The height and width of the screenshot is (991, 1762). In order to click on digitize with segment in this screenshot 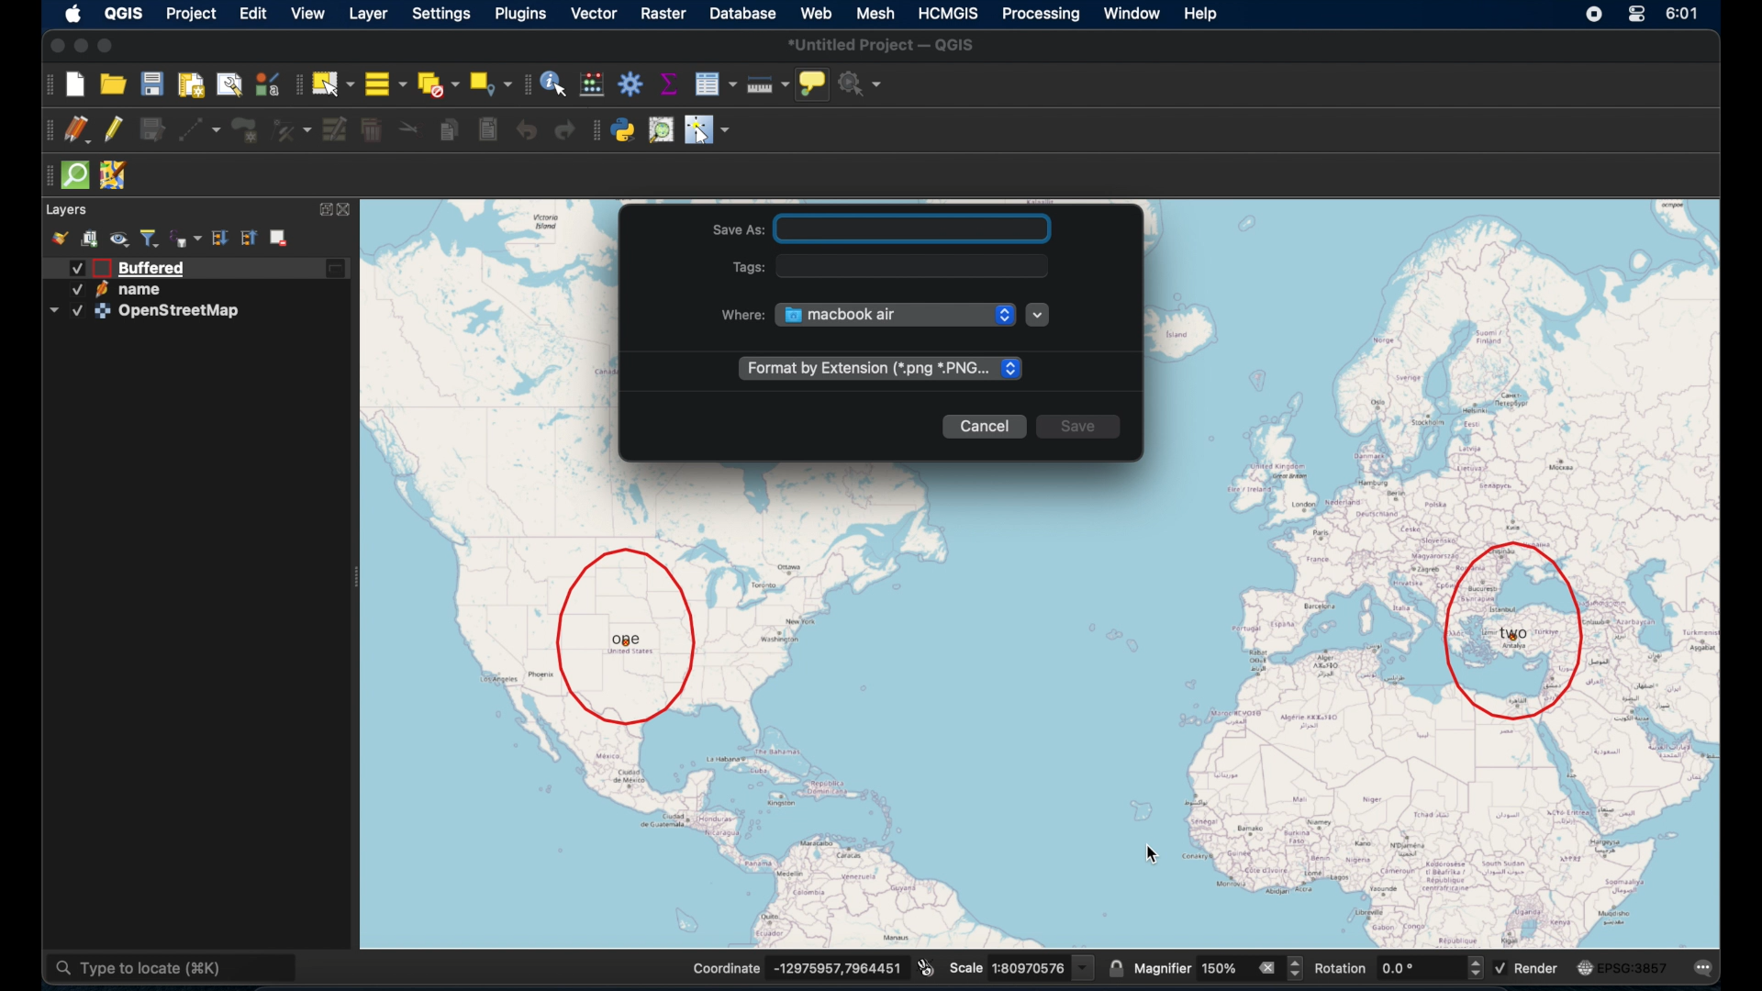, I will do `click(201, 128)`.